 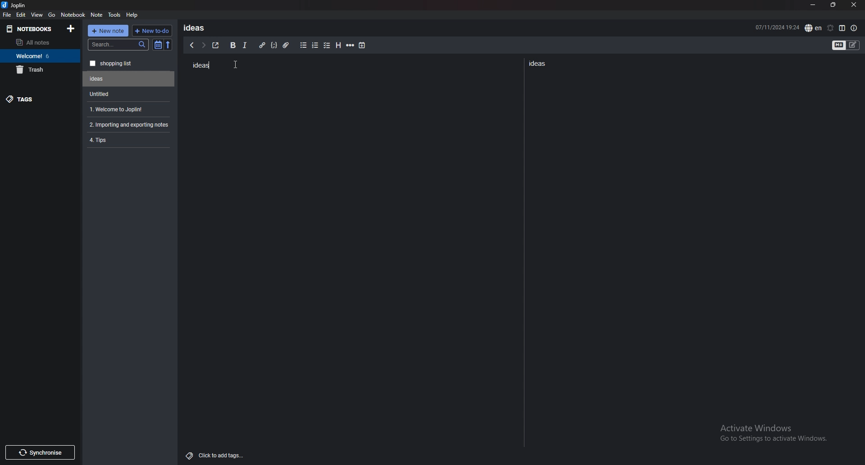 What do you see at coordinates (813, 5) in the screenshot?
I see `minimize` at bounding box center [813, 5].